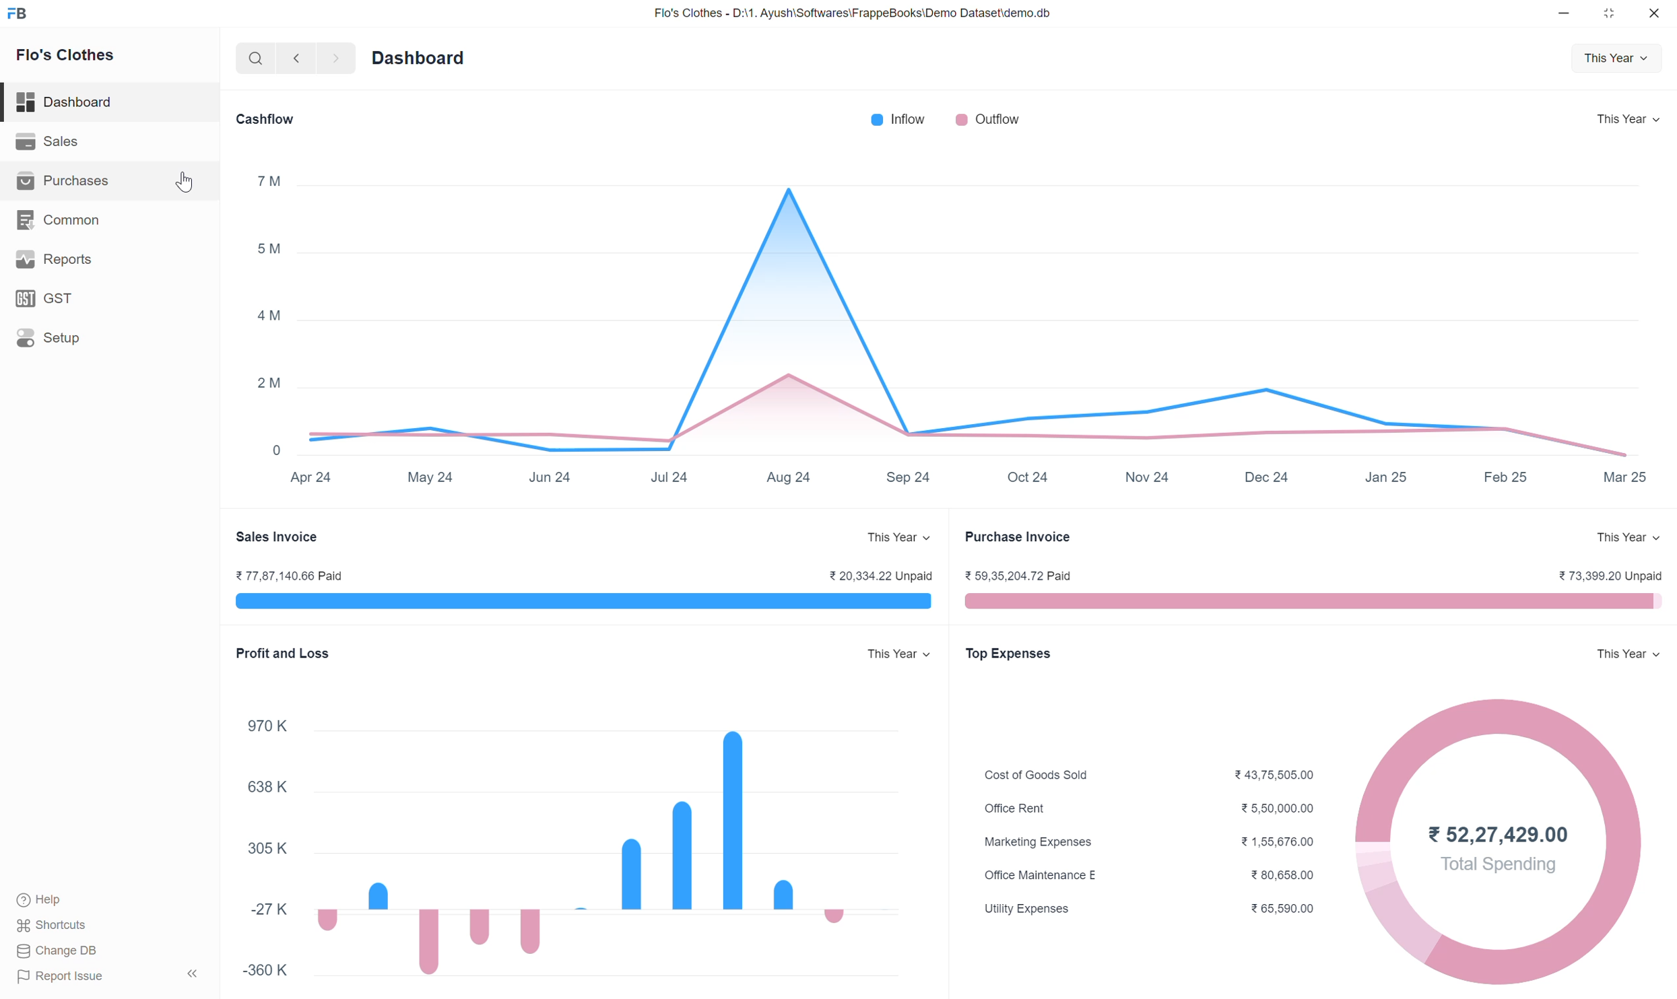 Image resolution: width=1677 pixels, height=999 pixels. What do you see at coordinates (1624, 653) in the screenshot?
I see `This Year v` at bounding box center [1624, 653].